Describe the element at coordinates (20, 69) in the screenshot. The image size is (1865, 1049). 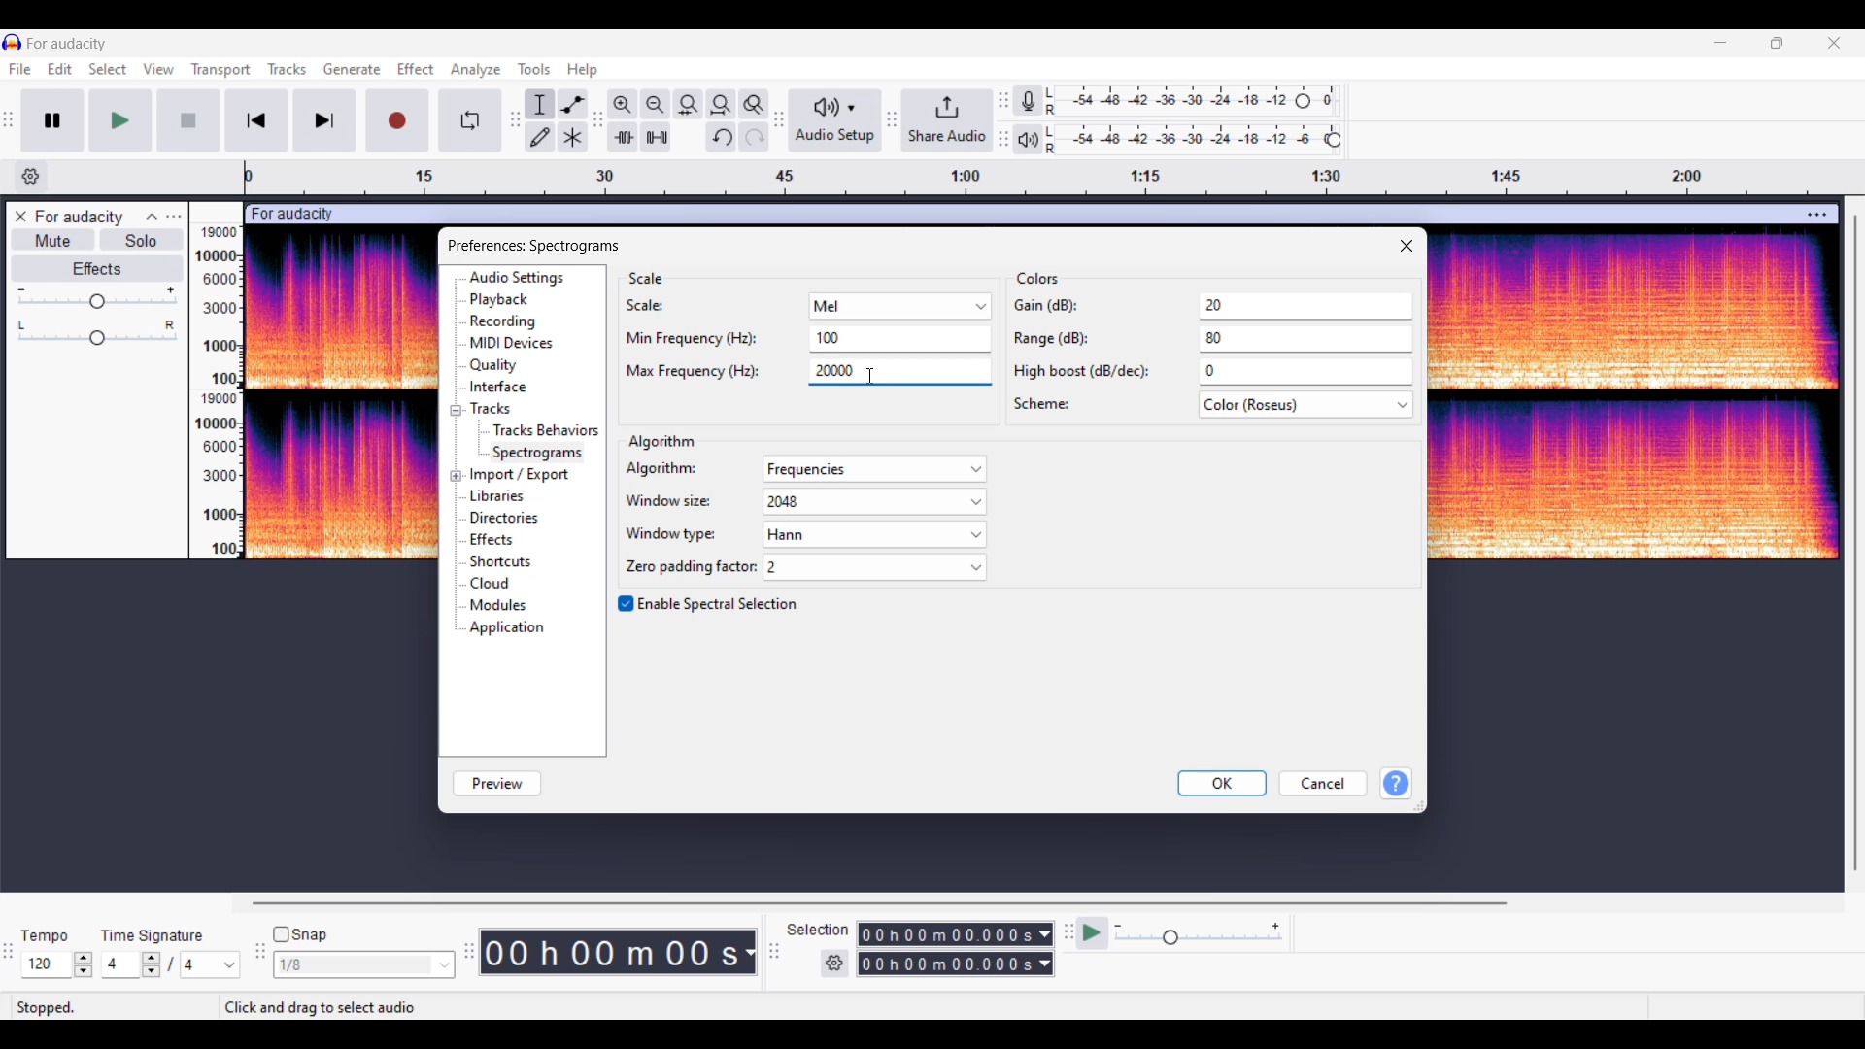
I see `File menu` at that location.